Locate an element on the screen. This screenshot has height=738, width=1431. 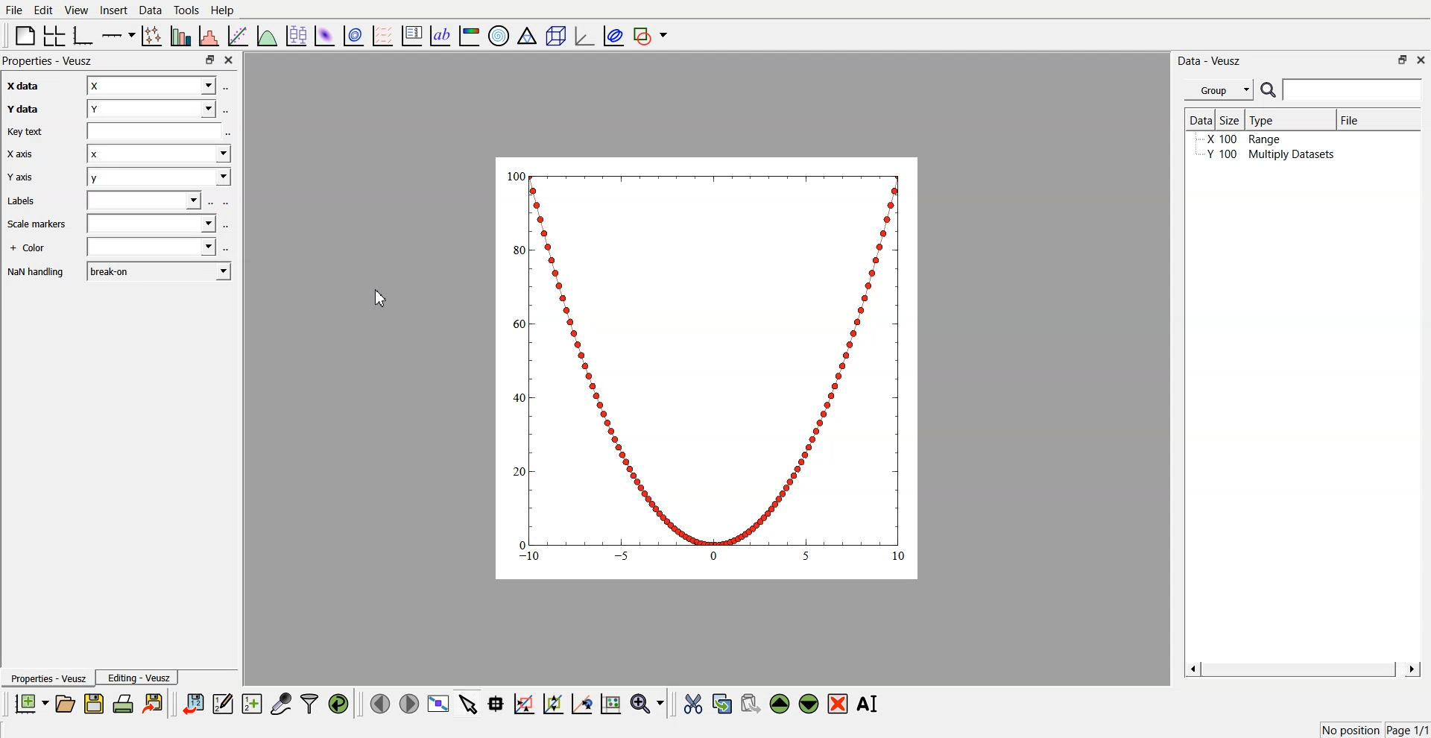
plot points with non-orthogonal axes is located at coordinates (151, 35).